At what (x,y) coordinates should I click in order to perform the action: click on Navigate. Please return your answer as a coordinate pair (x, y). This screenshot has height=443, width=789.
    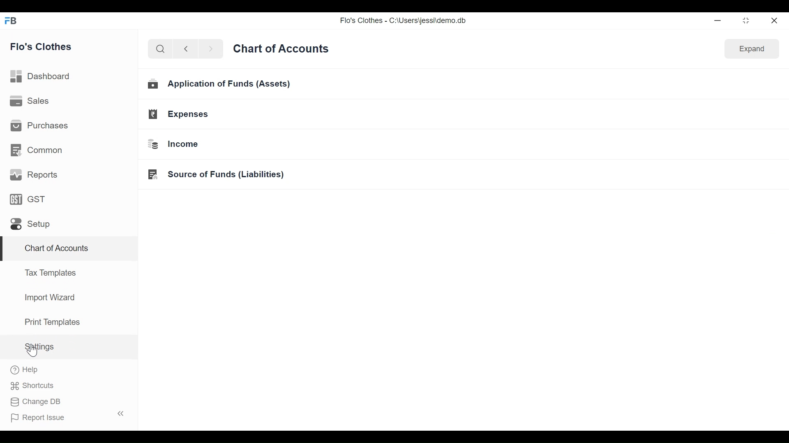
    Looking at the image, I should click on (210, 48).